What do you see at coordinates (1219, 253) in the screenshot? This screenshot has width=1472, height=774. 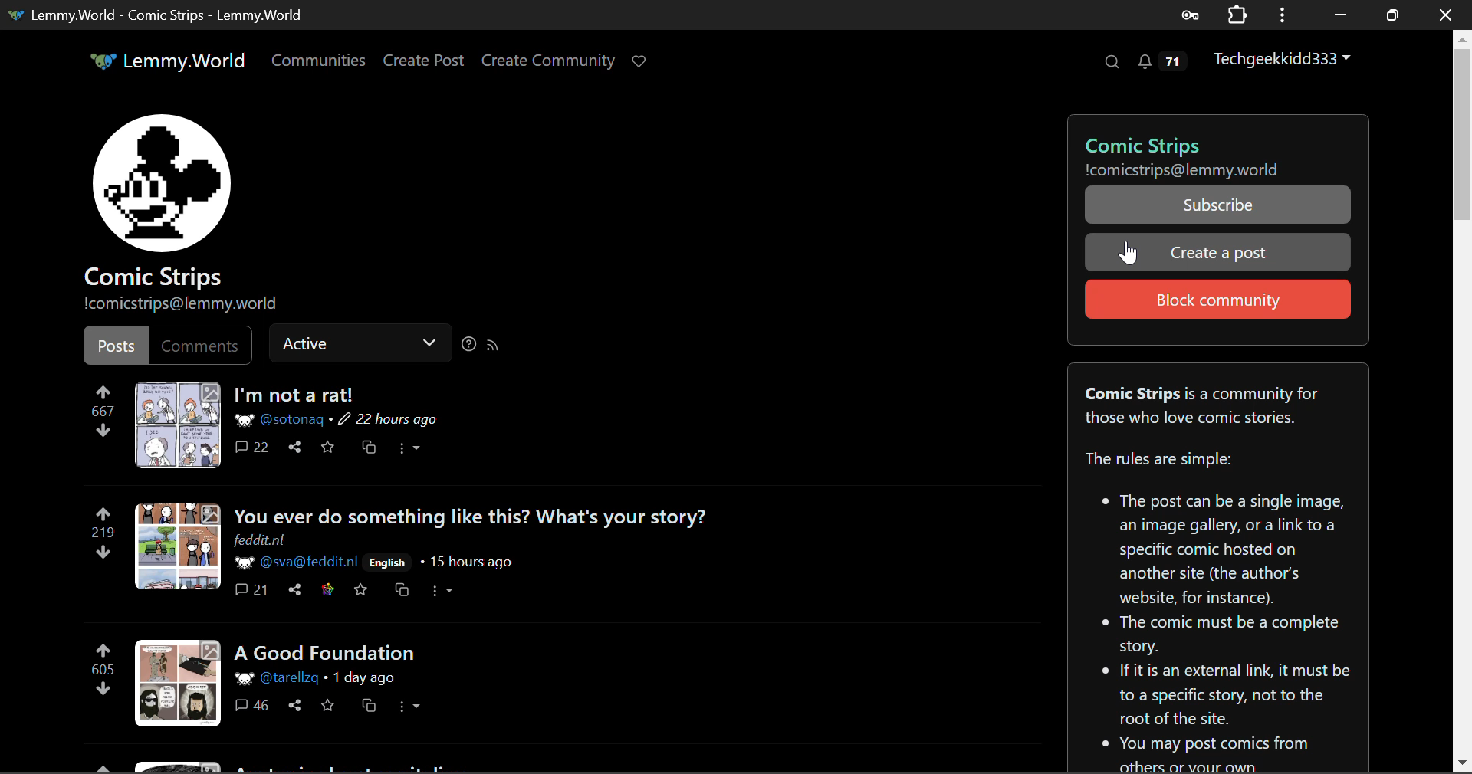 I see `Create a post` at bounding box center [1219, 253].